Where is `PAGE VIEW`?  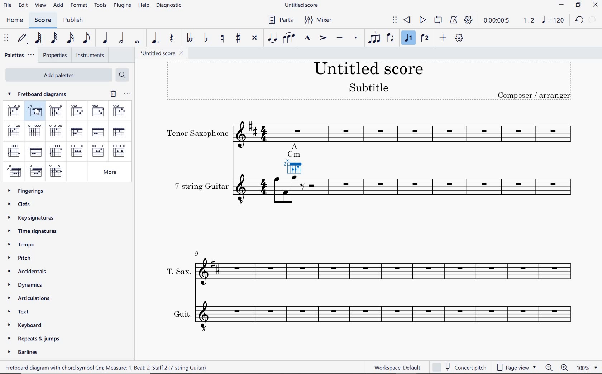
PAGE VIEW is located at coordinates (517, 366).